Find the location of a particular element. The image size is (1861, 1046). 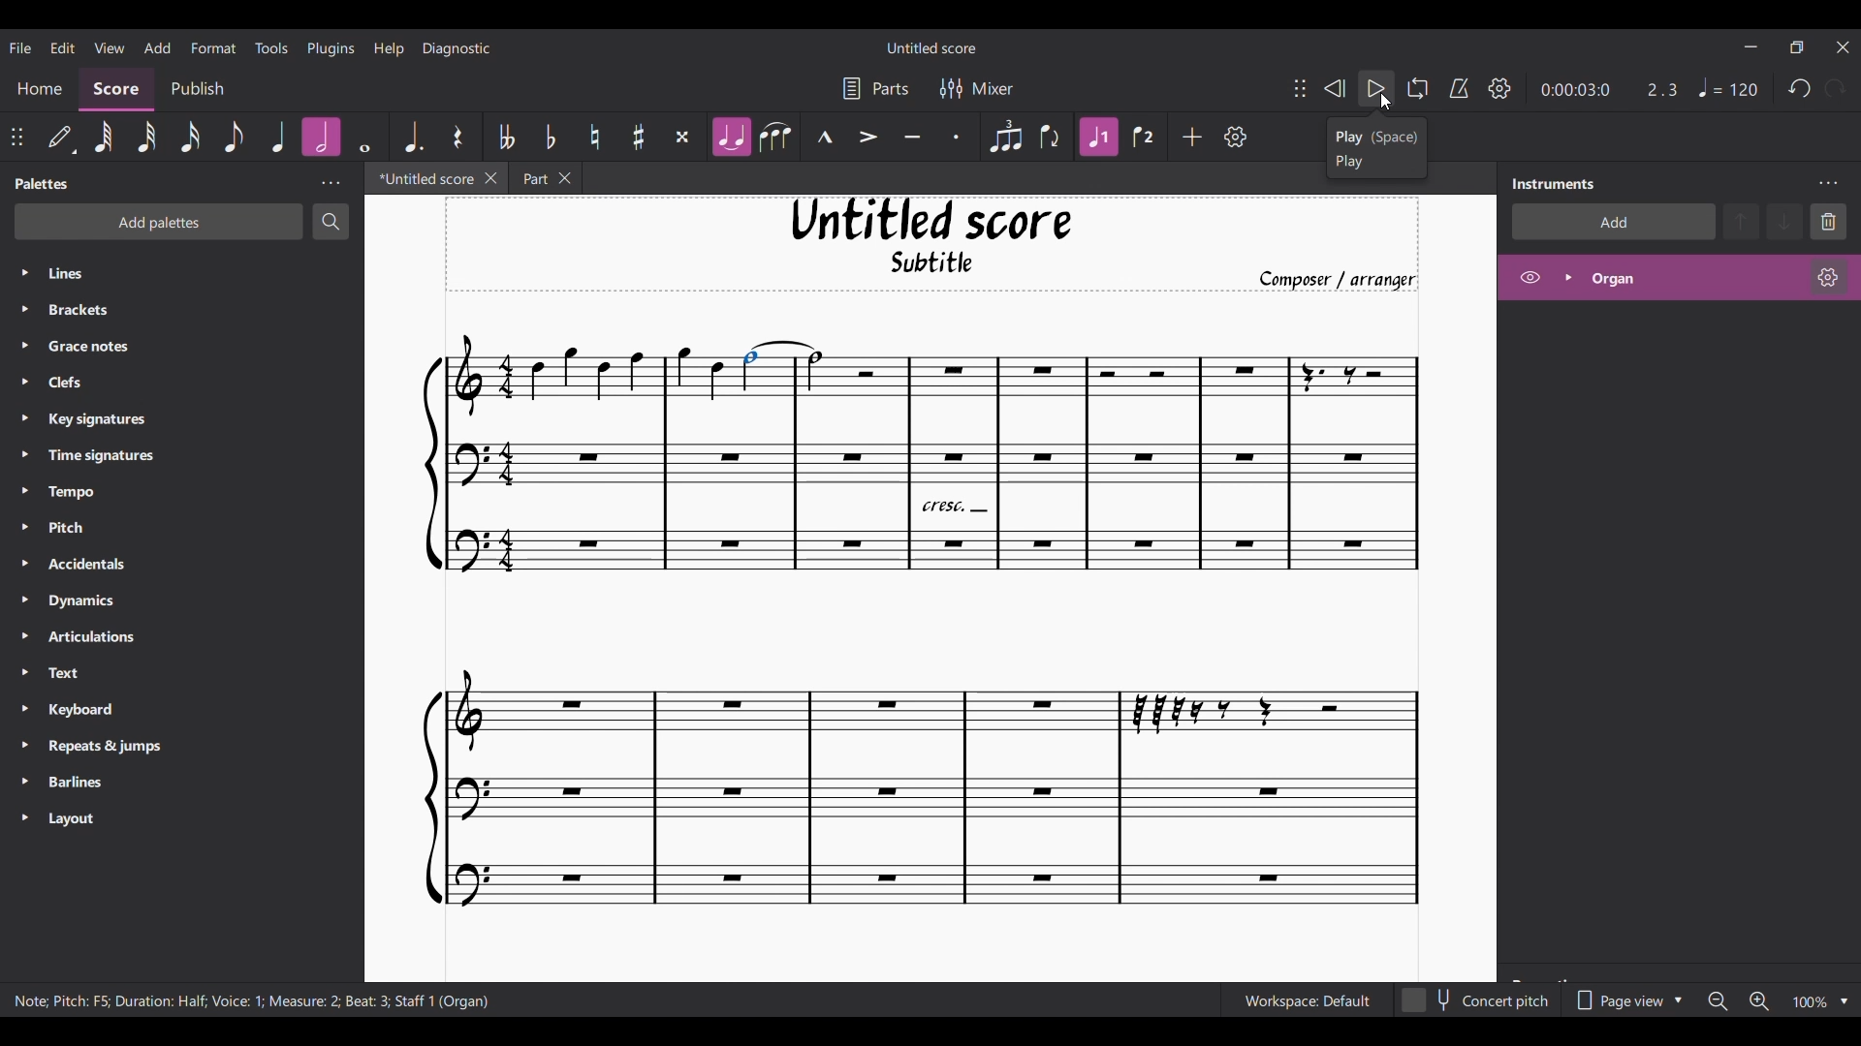

Earlier tab is located at coordinates (538, 177).